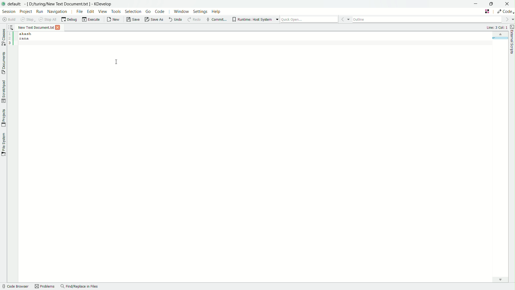  I want to click on view menu, so click(102, 11).